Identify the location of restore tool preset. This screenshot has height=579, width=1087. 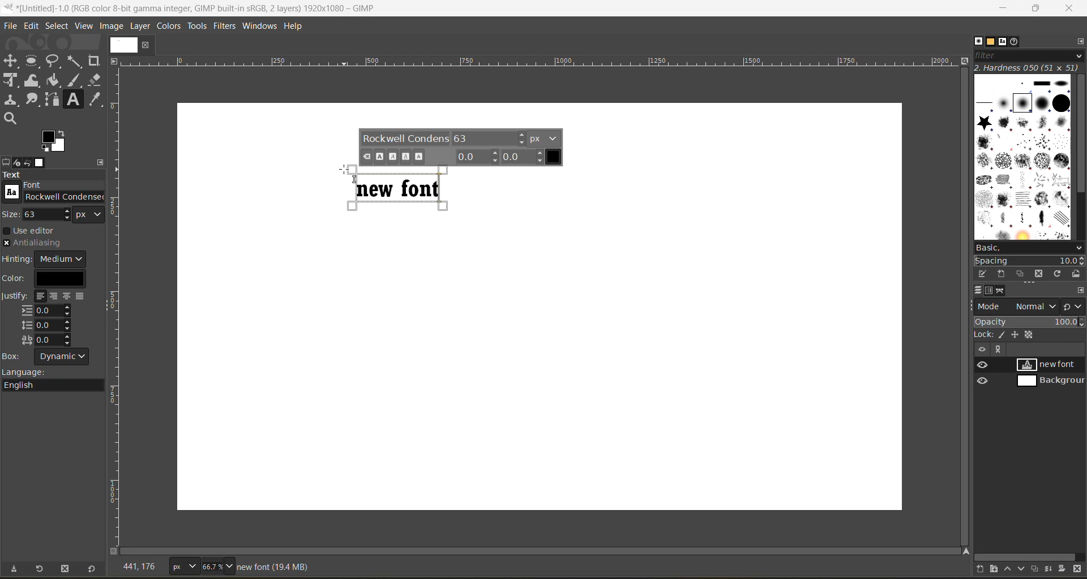
(41, 569).